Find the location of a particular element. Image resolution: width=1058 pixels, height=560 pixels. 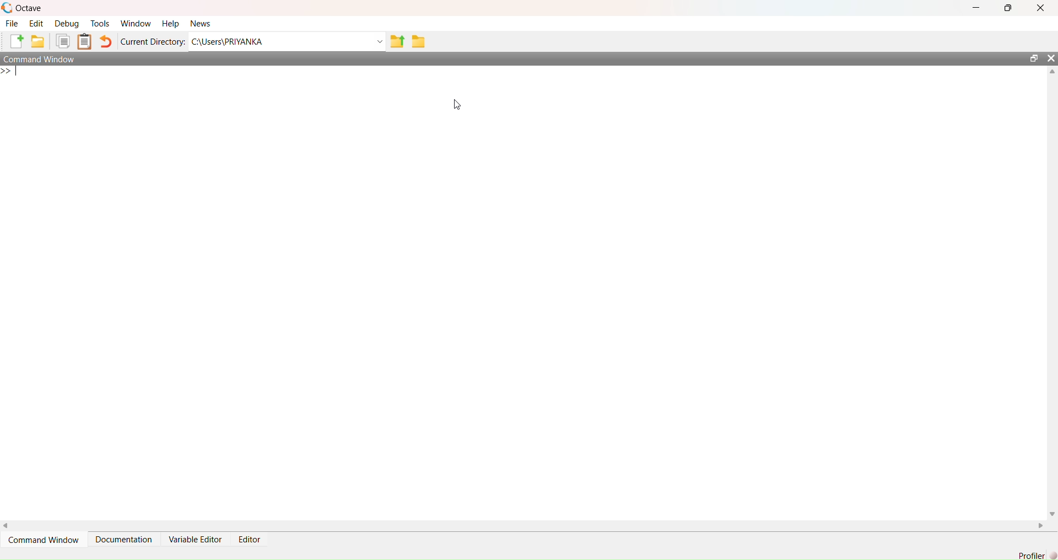

cursor is located at coordinates (457, 105).